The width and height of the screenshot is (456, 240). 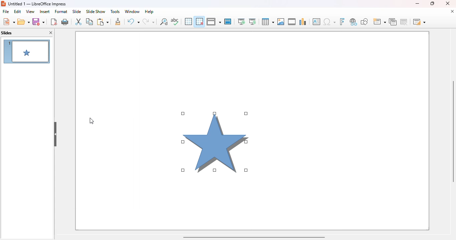 What do you see at coordinates (329, 22) in the screenshot?
I see `insert special characters` at bounding box center [329, 22].